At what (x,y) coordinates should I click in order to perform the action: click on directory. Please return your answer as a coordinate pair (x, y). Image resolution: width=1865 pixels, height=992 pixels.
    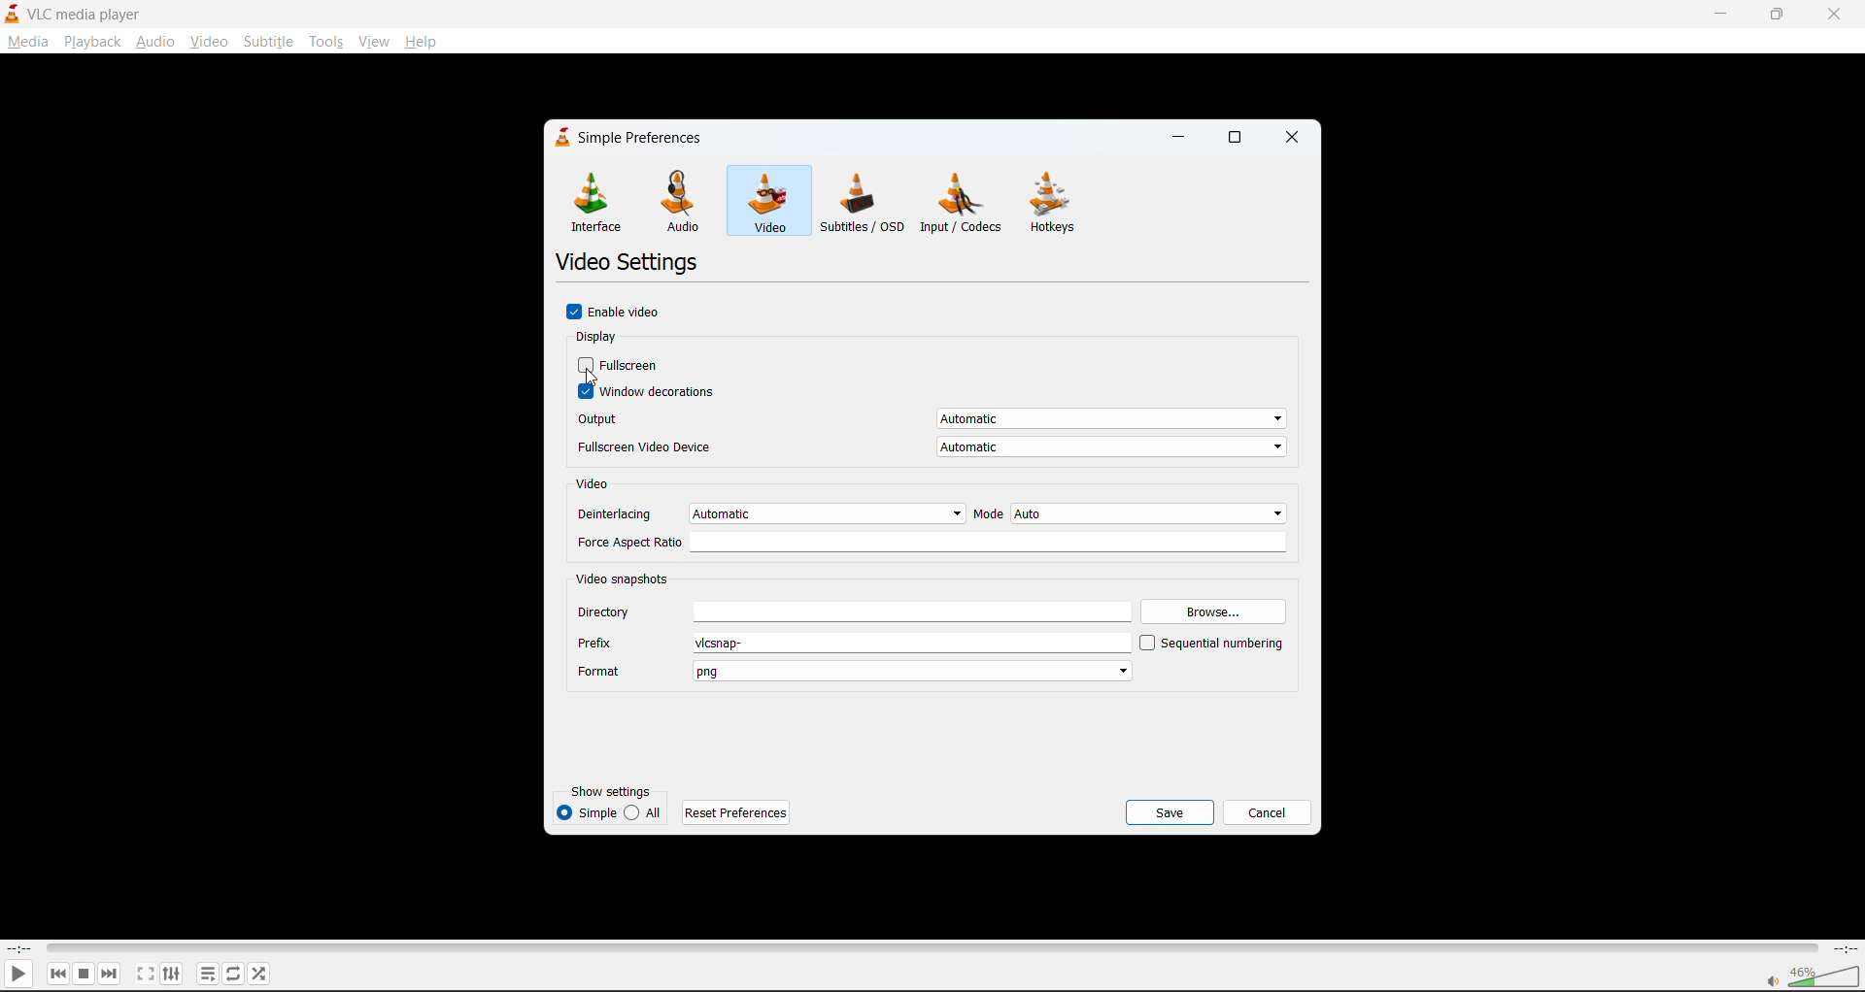
    Looking at the image, I should click on (858, 612).